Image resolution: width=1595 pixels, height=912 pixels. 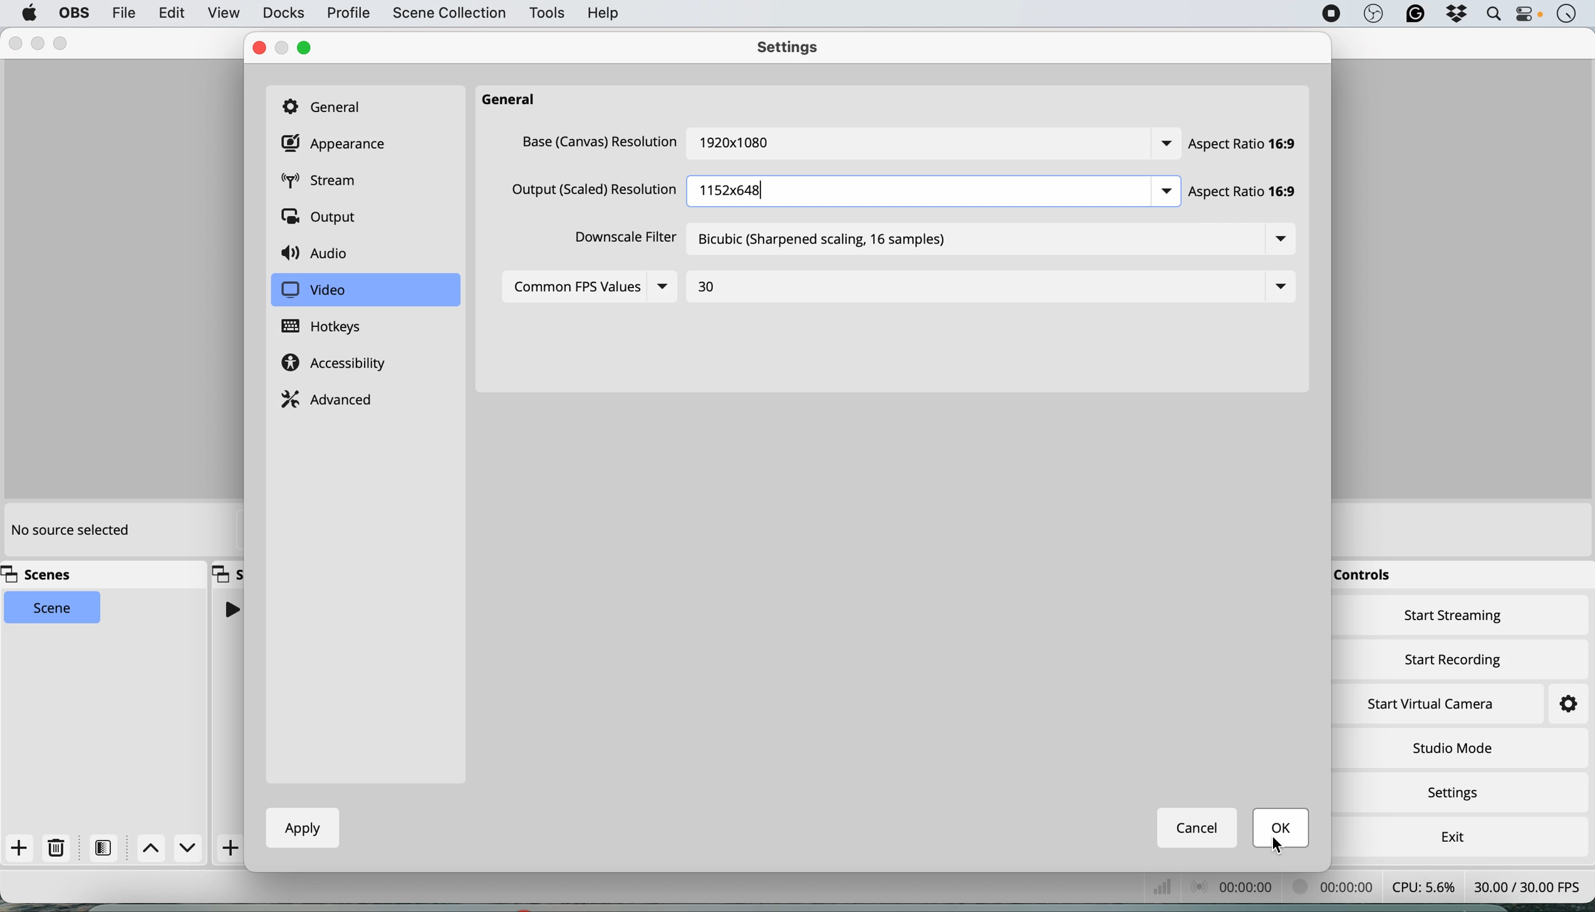 I want to click on advanced, so click(x=330, y=398).